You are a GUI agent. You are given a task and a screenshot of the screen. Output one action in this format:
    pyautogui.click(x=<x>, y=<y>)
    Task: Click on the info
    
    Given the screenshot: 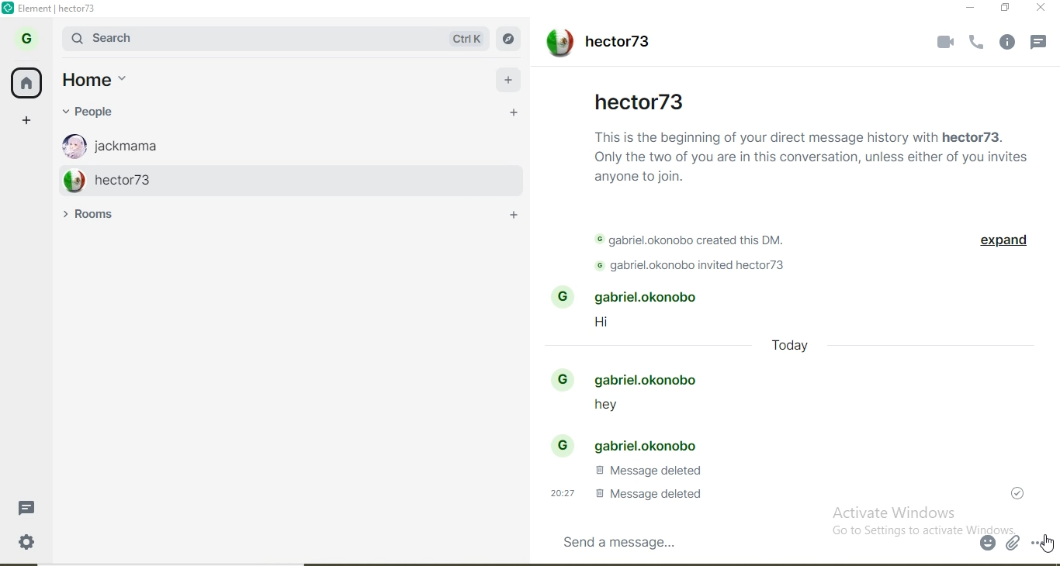 What is the action you would take?
    pyautogui.click(x=1010, y=43)
    